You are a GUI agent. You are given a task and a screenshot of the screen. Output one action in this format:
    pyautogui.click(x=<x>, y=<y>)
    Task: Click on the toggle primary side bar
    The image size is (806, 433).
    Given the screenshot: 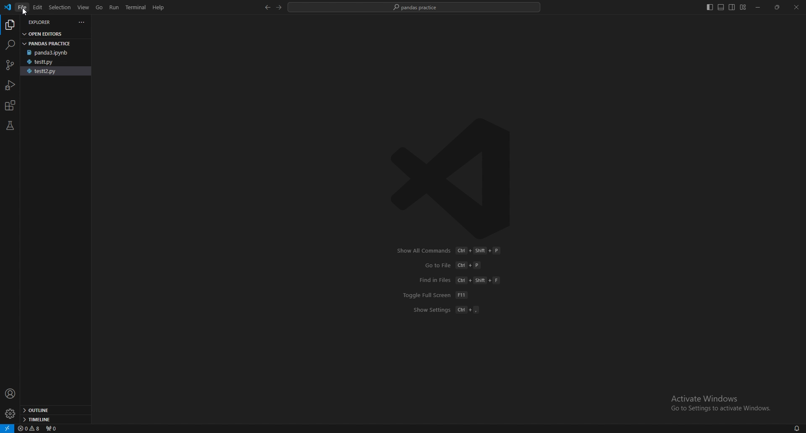 What is the action you would take?
    pyautogui.click(x=710, y=7)
    